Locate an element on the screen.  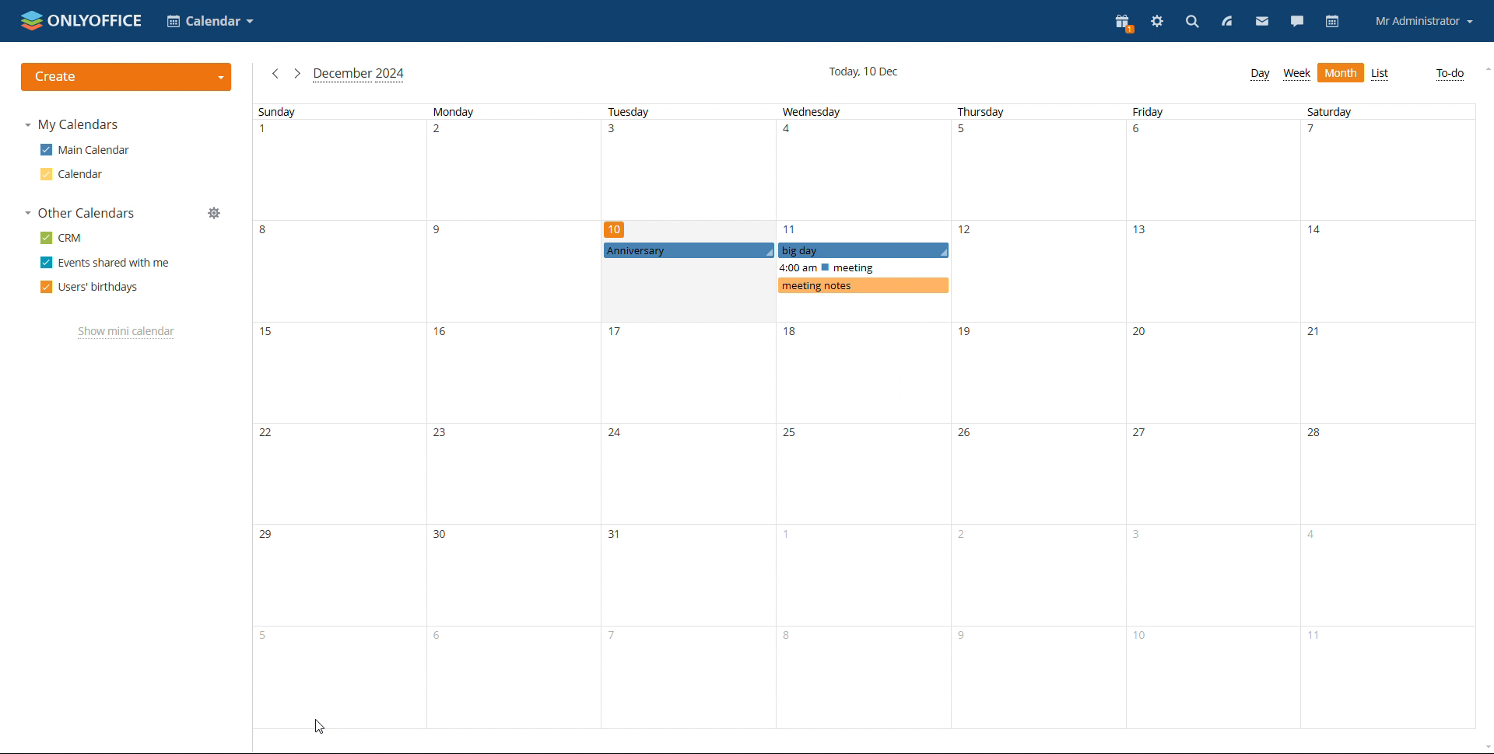
select application is located at coordinates (211, 21).